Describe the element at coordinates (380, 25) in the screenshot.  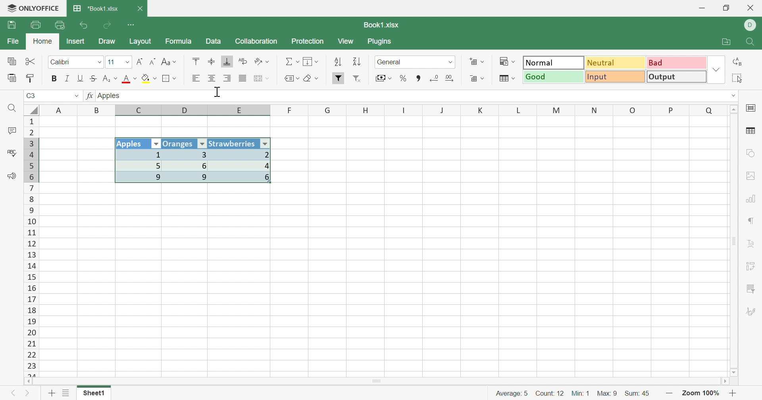
I see `Book1.xlsx` at that location.